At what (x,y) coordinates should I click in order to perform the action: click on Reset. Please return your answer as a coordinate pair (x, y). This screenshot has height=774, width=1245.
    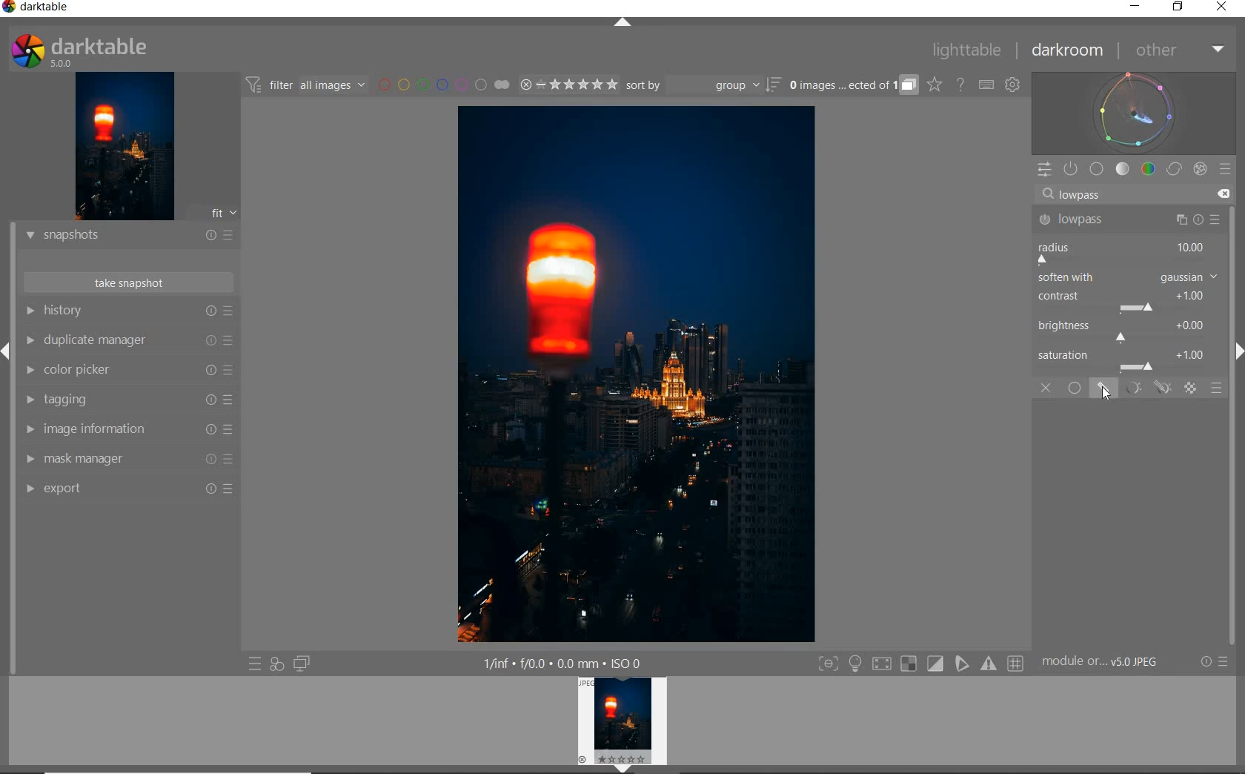
    Looking at the image, I should click on (213, 431).